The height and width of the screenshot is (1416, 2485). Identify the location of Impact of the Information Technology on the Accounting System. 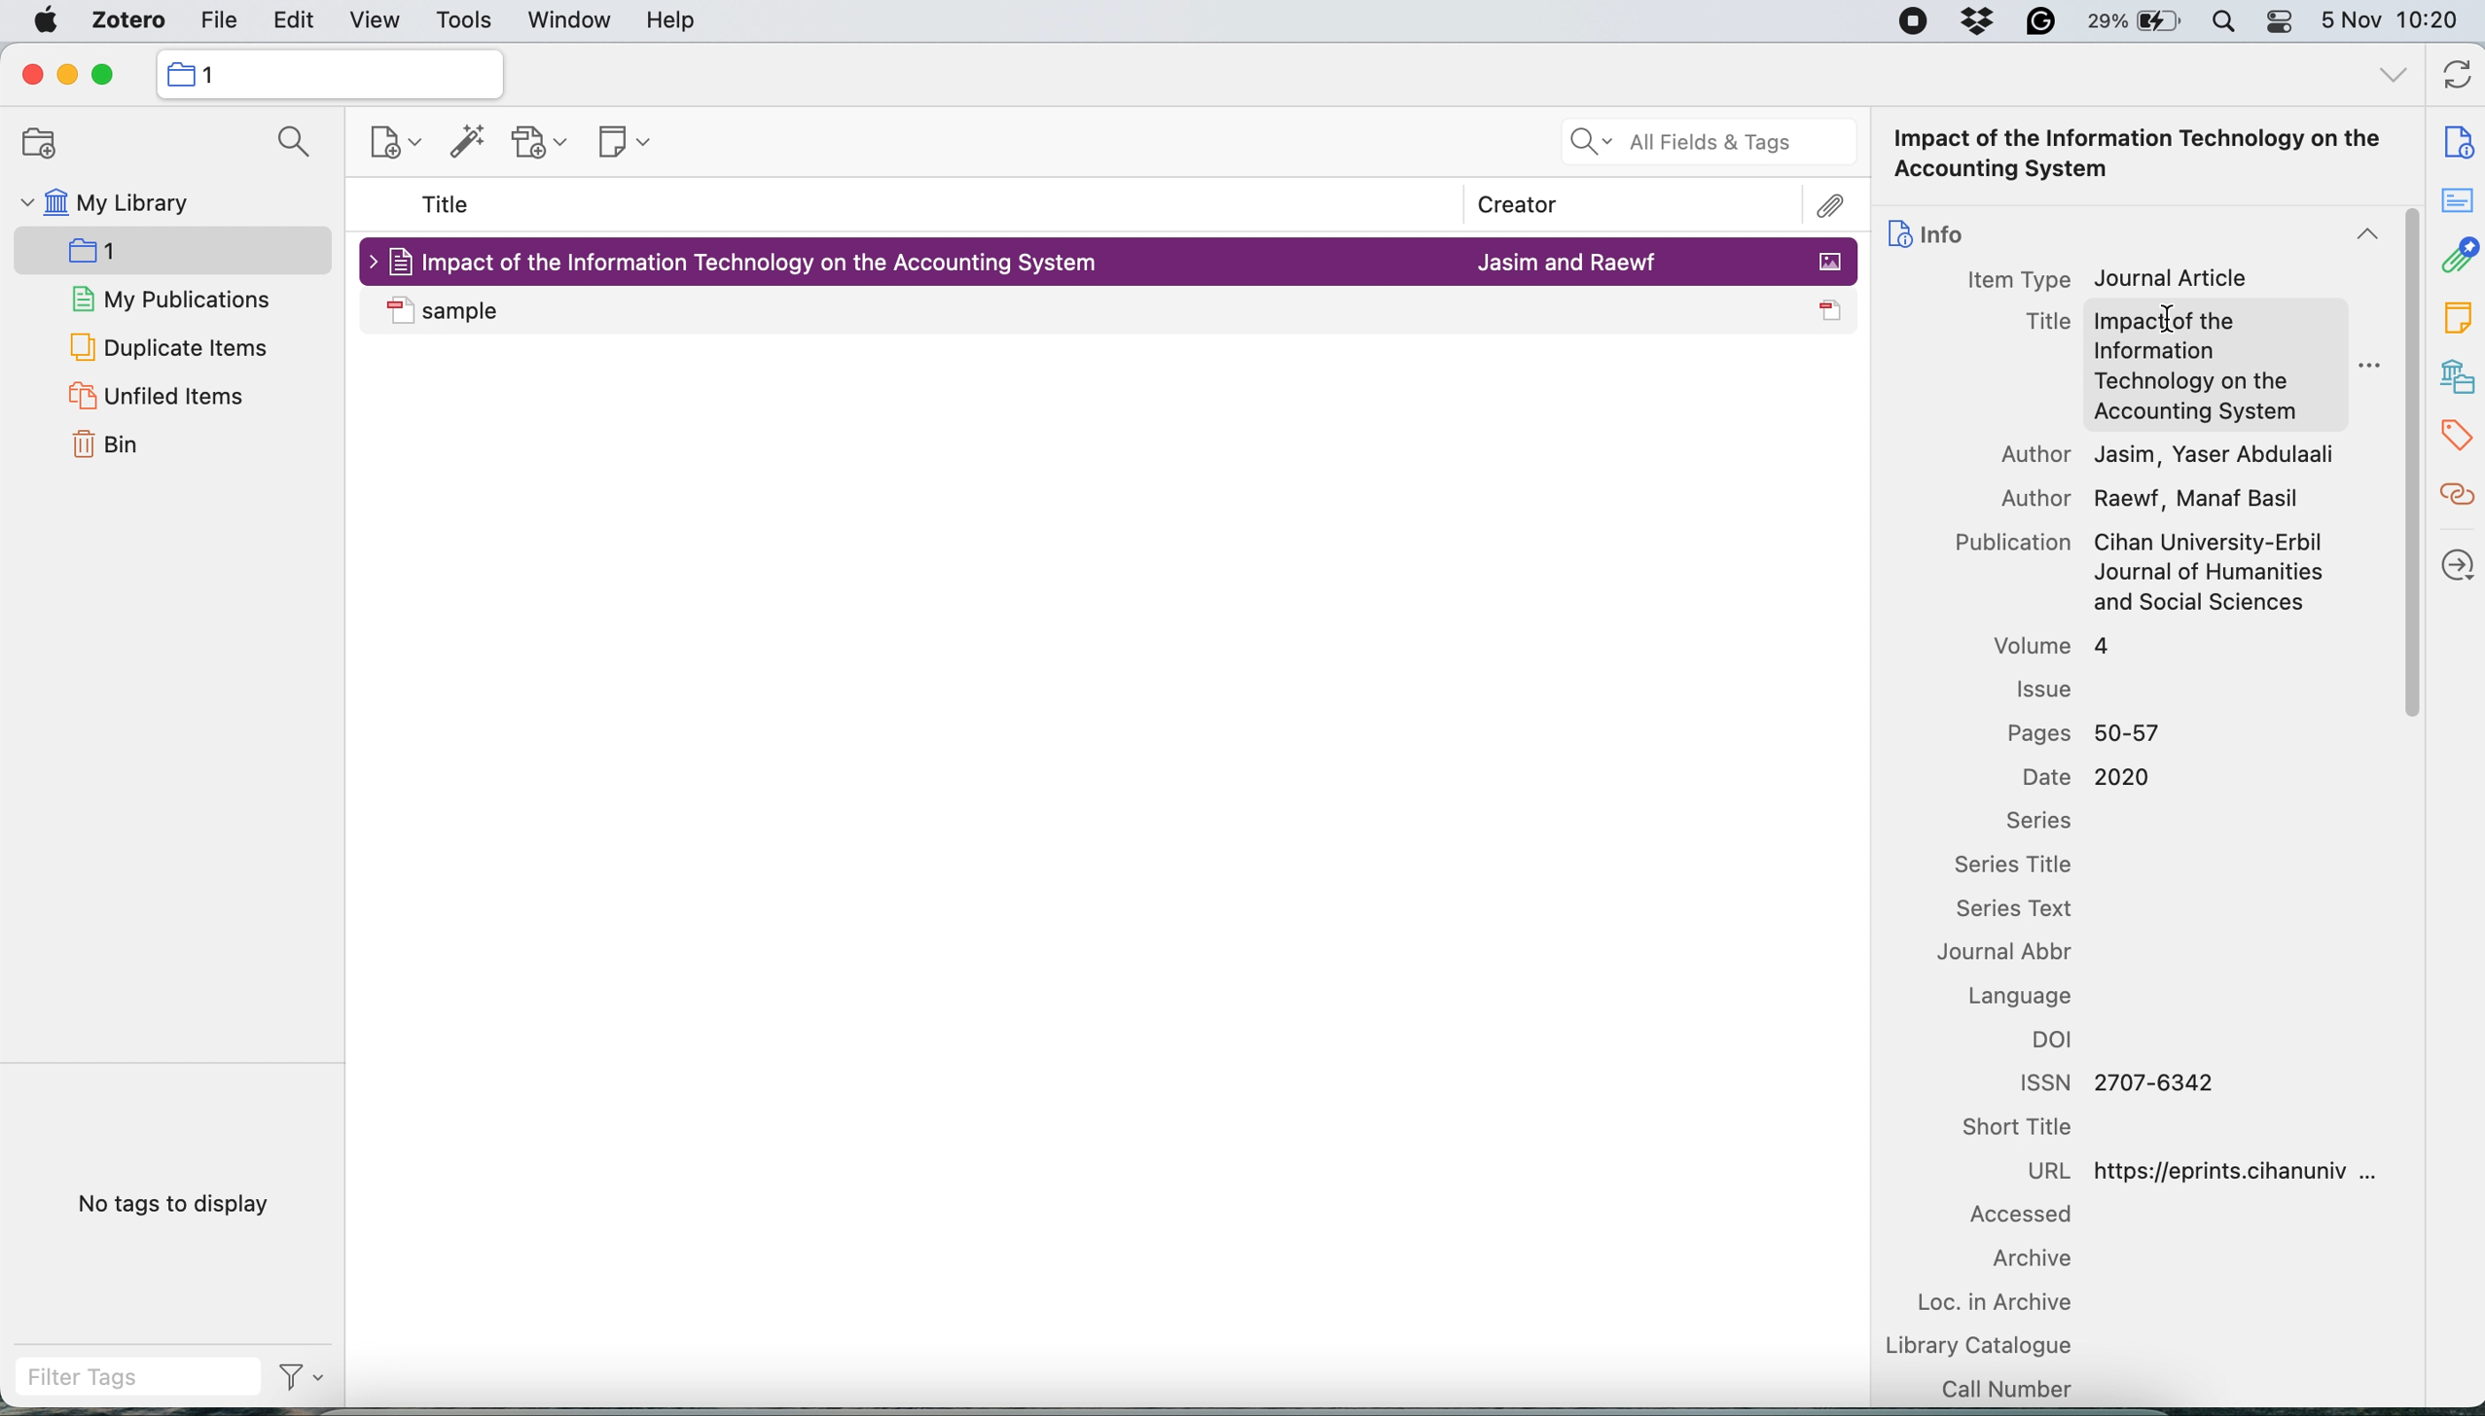
(2140, 155).